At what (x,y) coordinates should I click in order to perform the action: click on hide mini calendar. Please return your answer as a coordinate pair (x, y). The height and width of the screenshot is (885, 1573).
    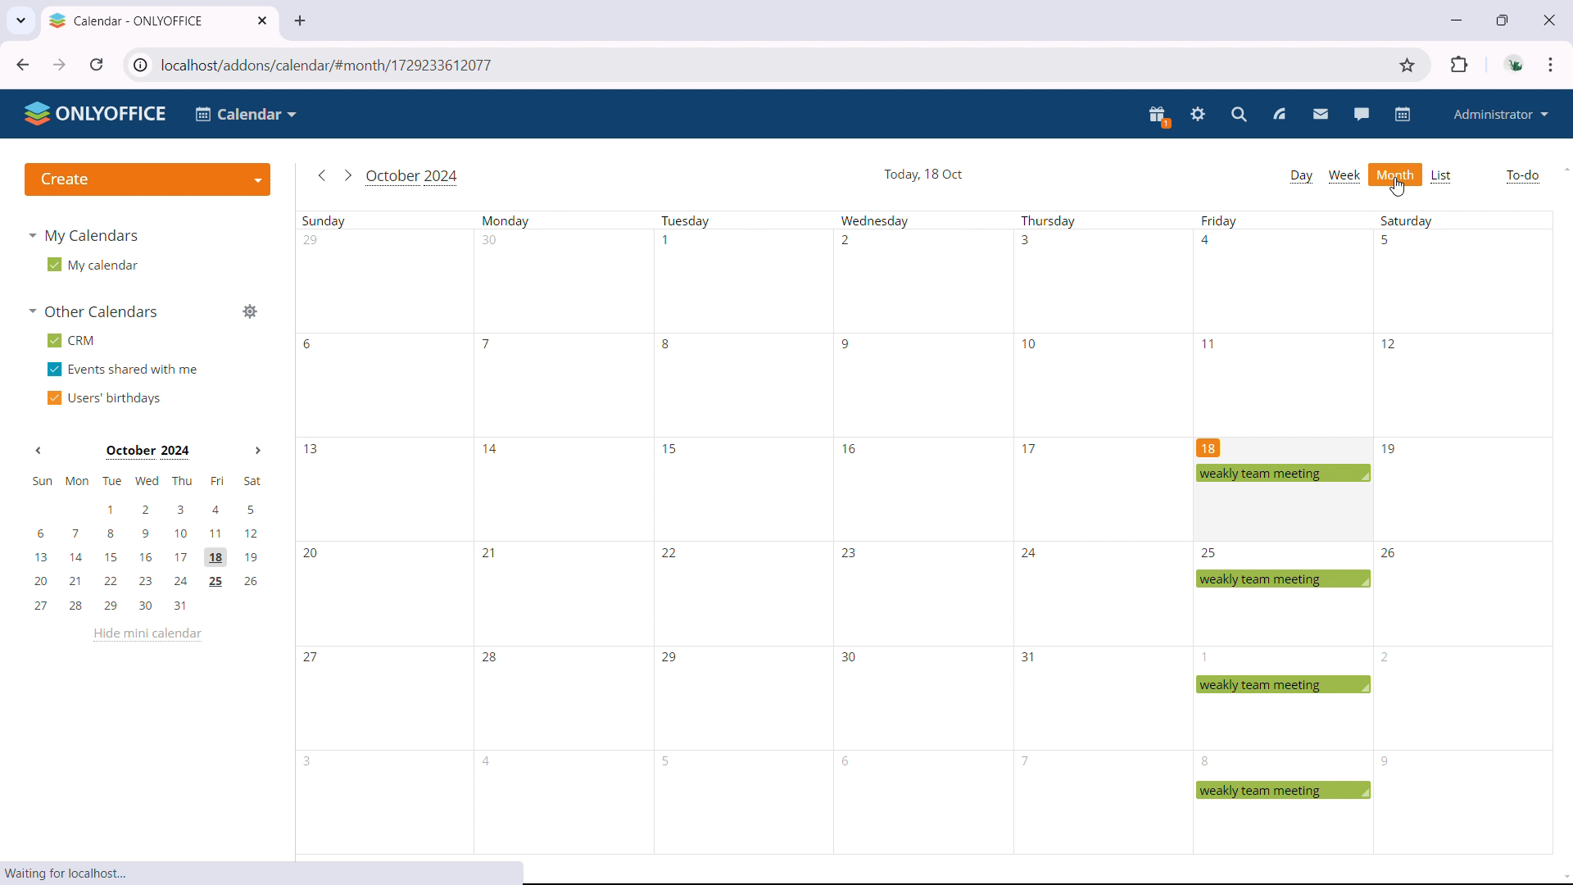
    Looking at the image, I should click on (146, 637).